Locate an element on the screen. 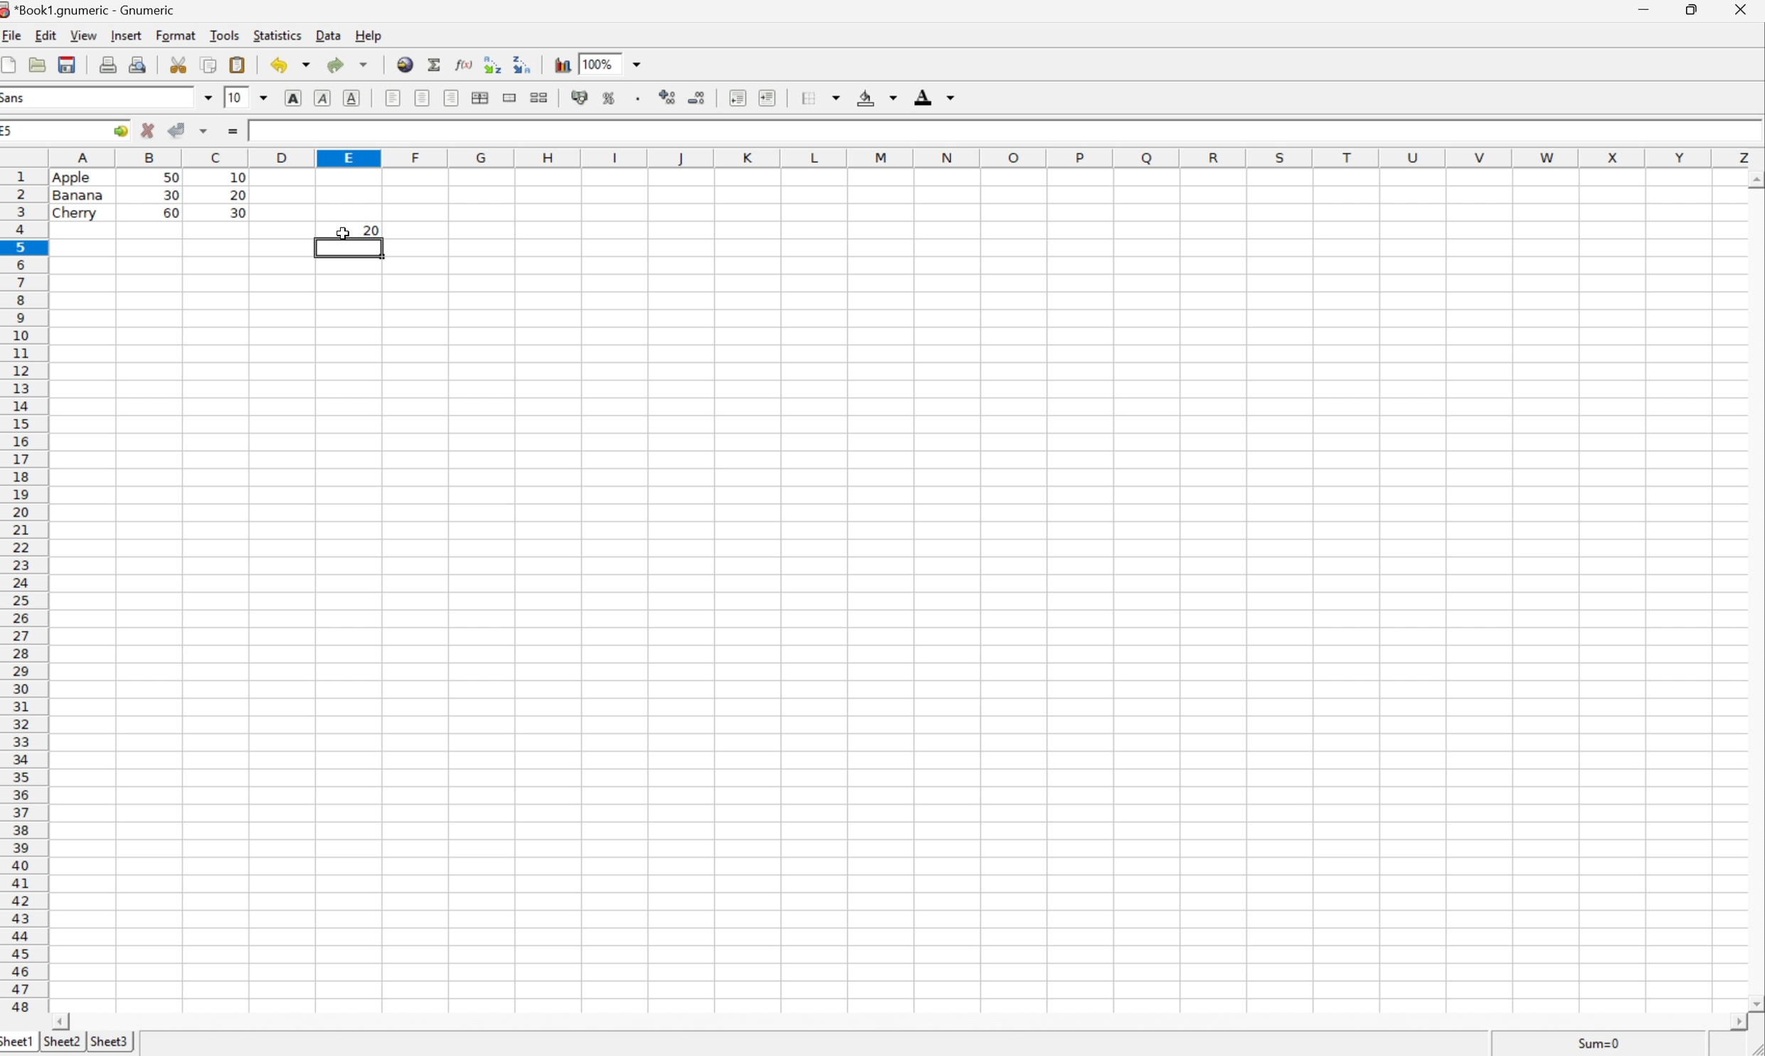 This screenshot has height=1056, width=1765. 100% is located at coordinates (597, 62).